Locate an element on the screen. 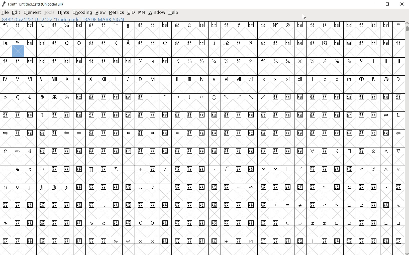  METRICS is located at coordinates (116, 13).